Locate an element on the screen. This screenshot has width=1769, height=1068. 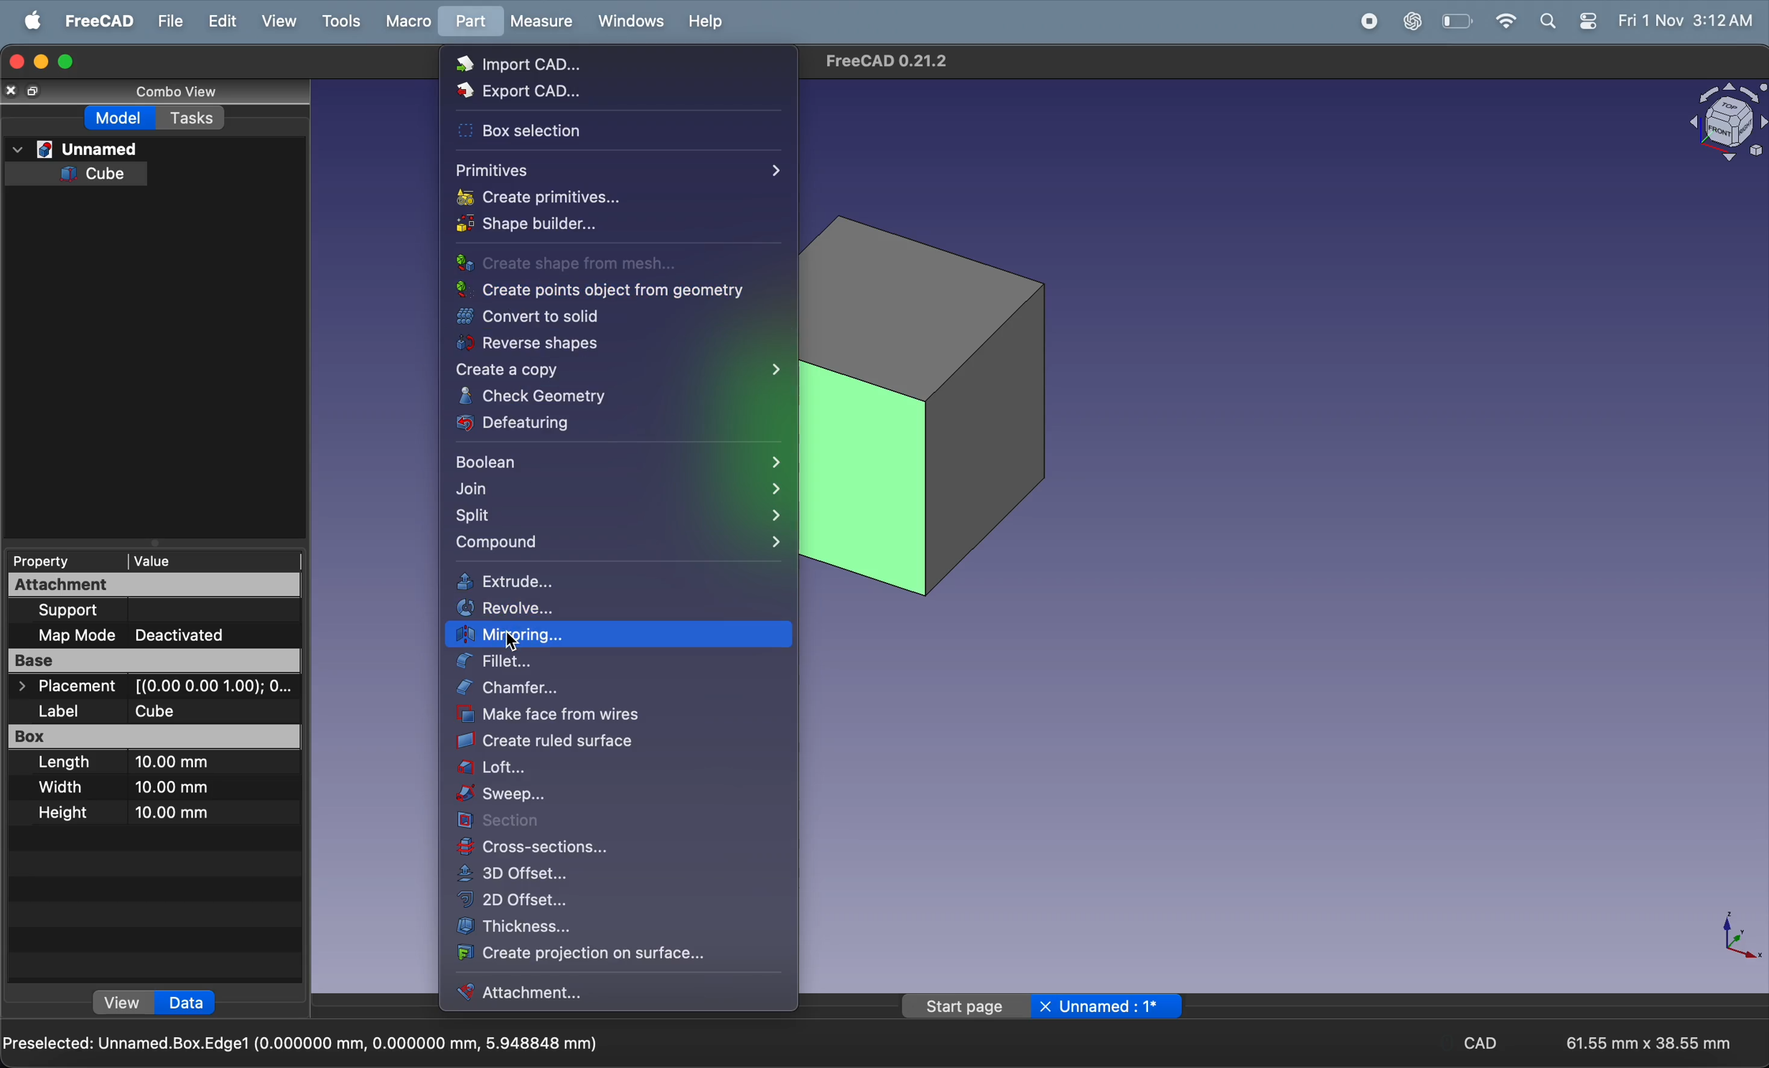
Map Mode is located at coordinates (67, 634).